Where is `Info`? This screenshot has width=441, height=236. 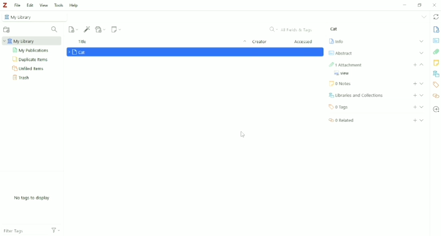
Info is located at coordinates (336, 40).